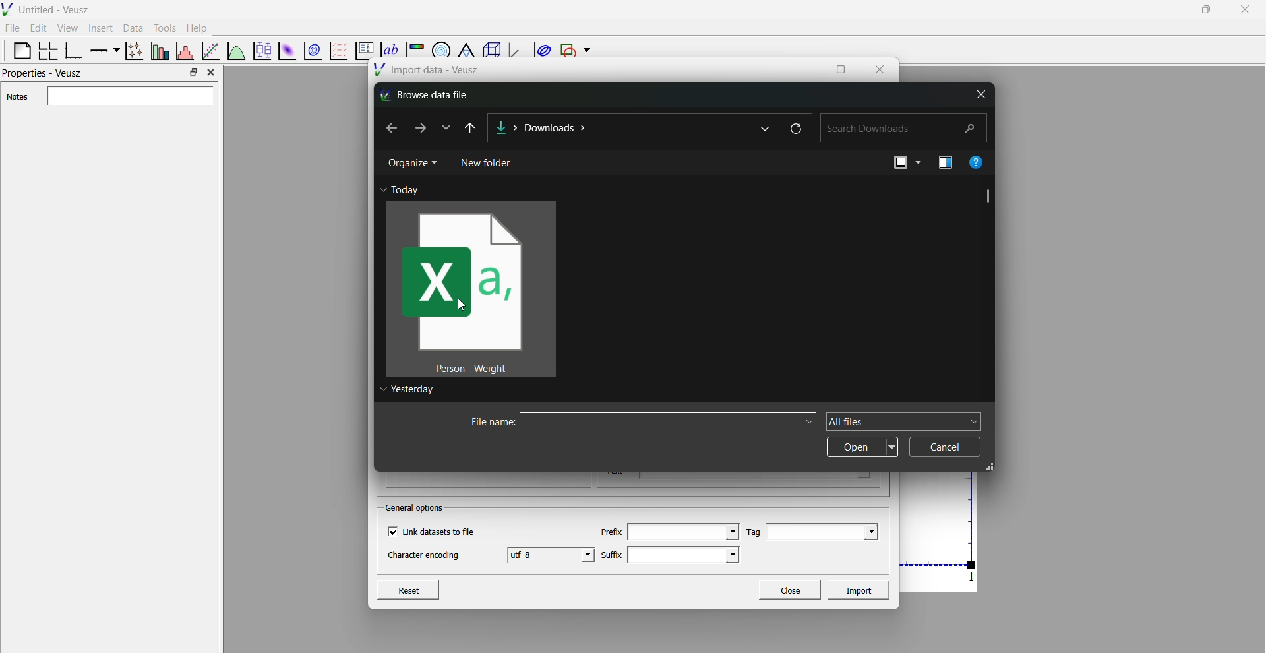 The width and height of the screenshot is (1266, 653). Describe the element at coordinates (464, 311) in the screenshot. I see `cursor` at that location.